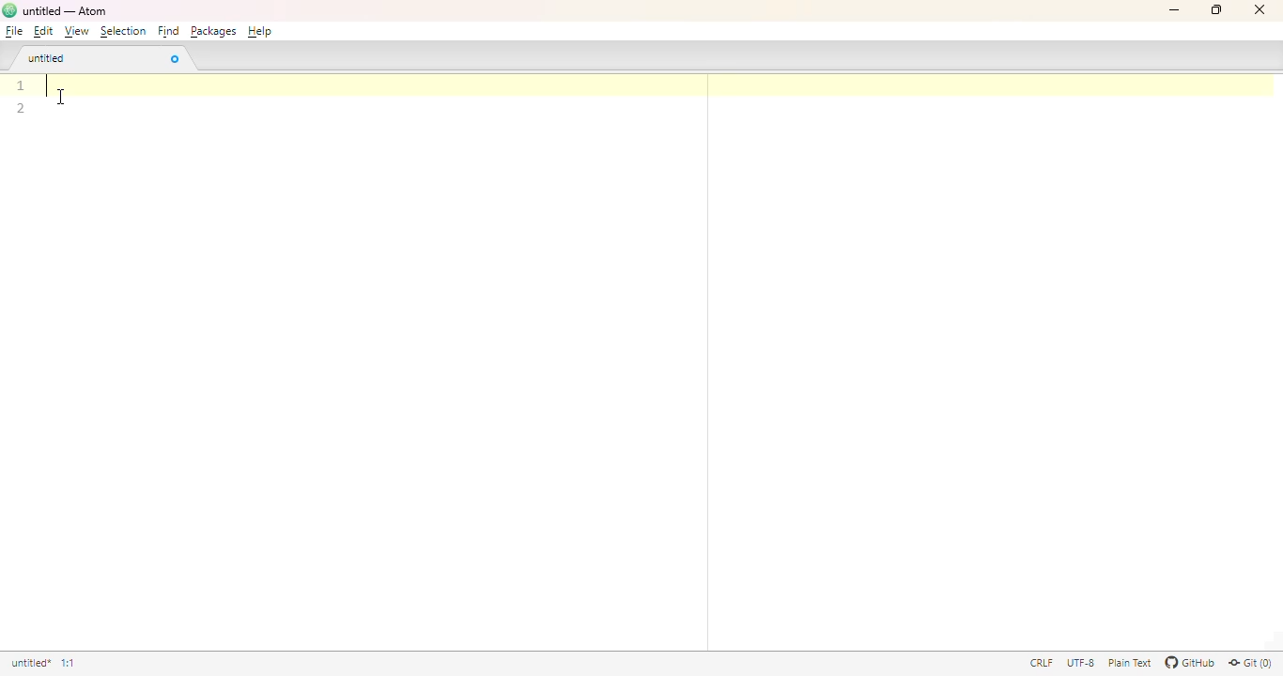  What do you see at coordinates (76, 31) in the screenshot?
I see `view` at bounding box center [76, 31].